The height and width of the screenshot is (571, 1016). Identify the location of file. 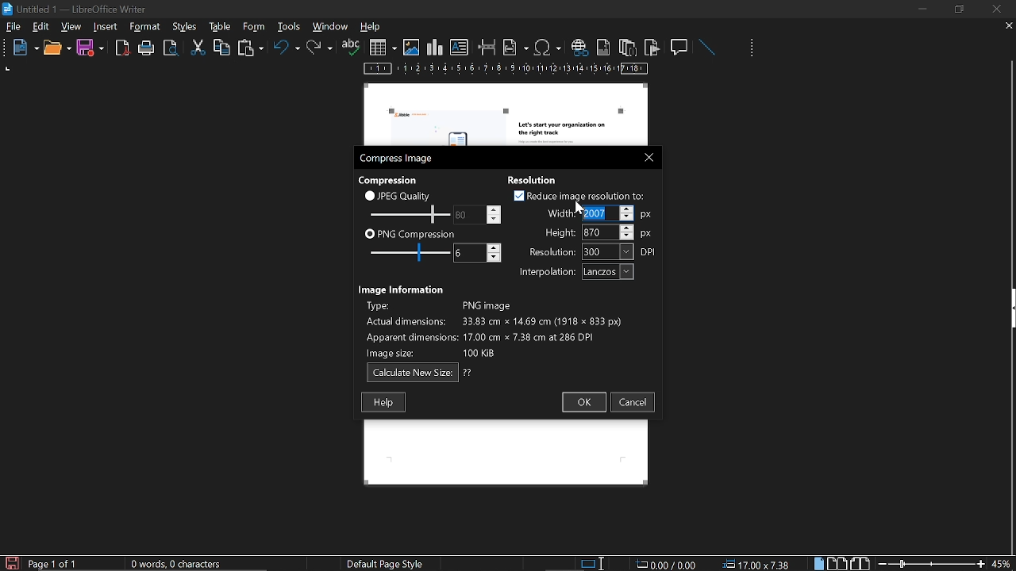
(13, 28).